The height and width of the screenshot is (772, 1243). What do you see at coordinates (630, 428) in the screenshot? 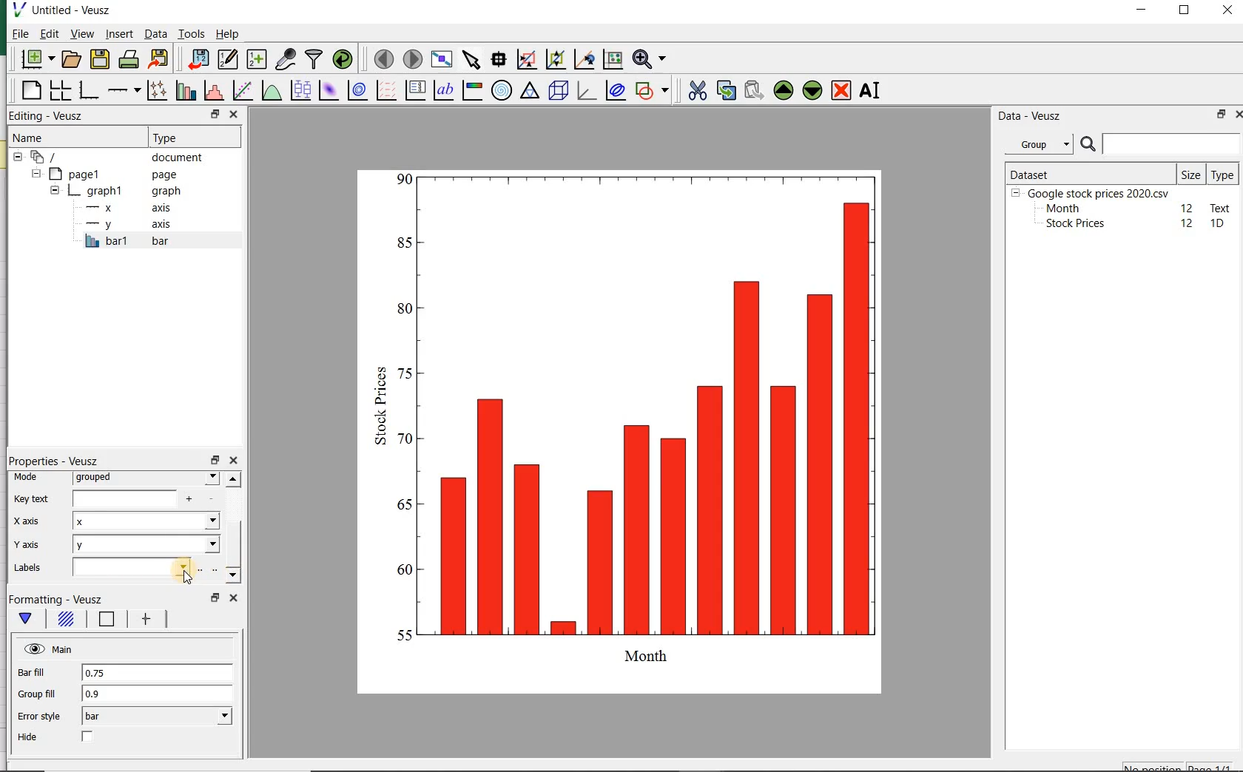
I see `bar graph` at bounding box center [630, 428].